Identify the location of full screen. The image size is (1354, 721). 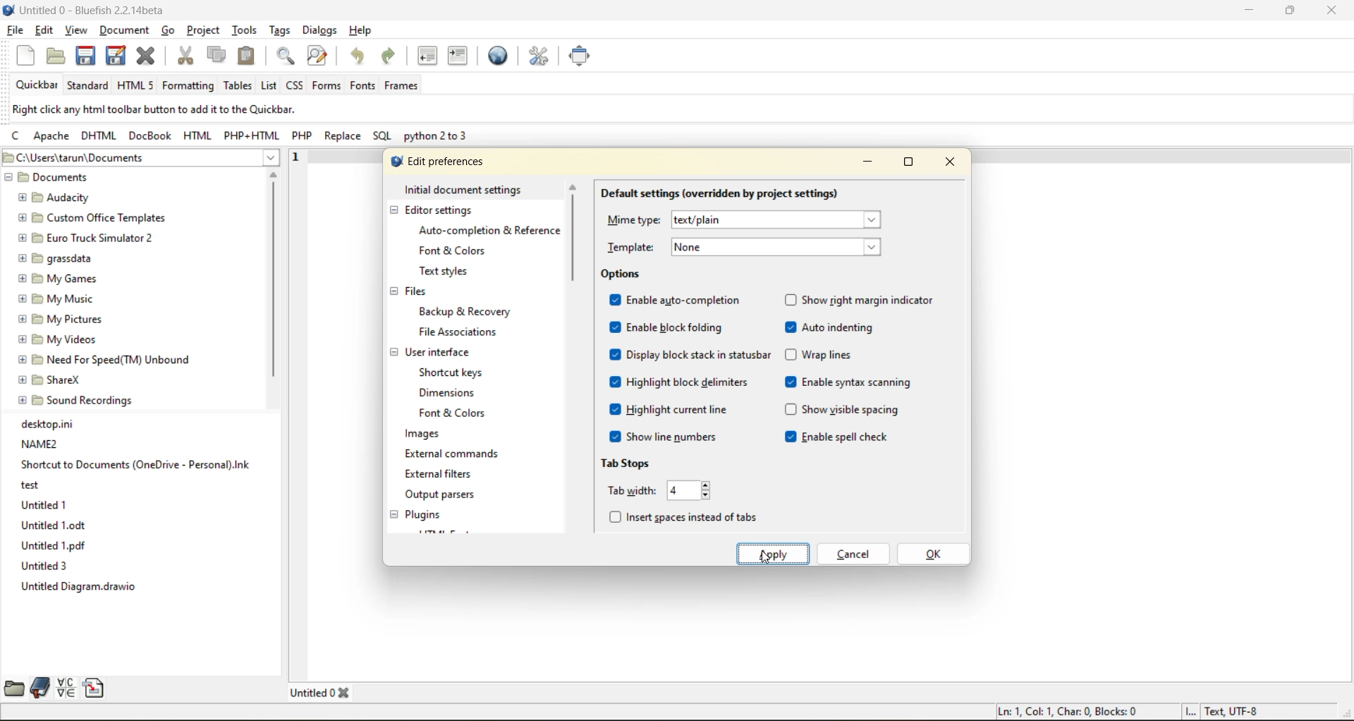
(580, 57).